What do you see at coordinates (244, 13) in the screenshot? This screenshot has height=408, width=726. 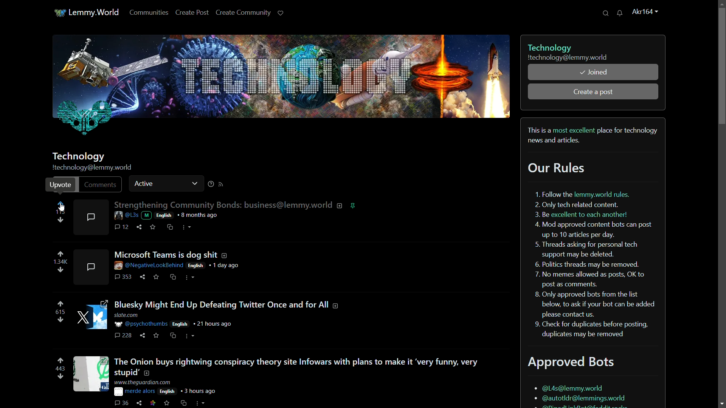 I see `create community` at bounding box center [244, 13].